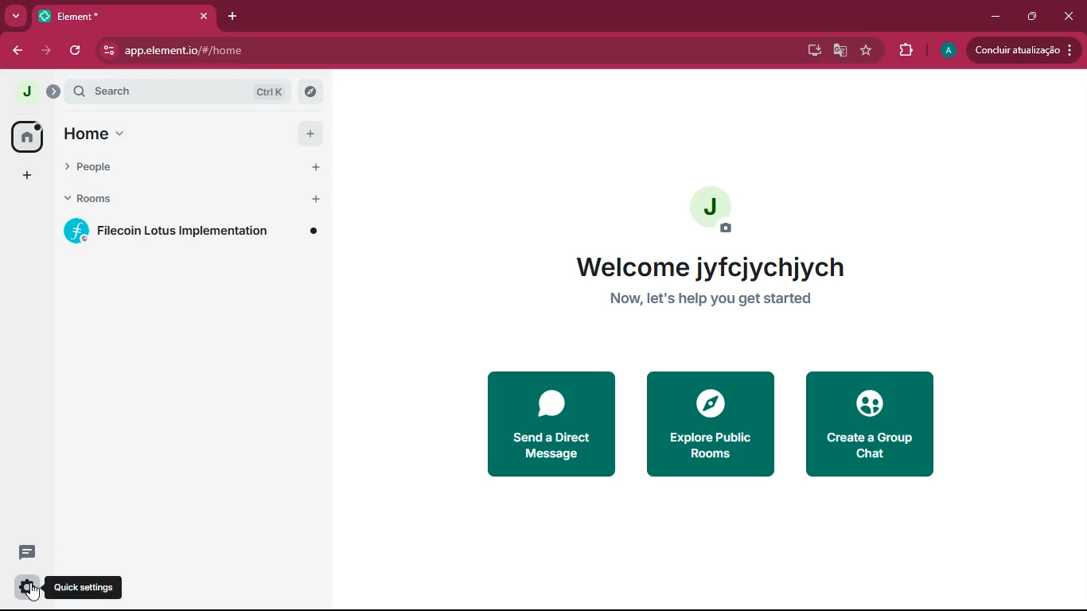 The height and width of the screenshot is (611, 1087). Describe the element at coordinates (28, 588) in the screenshot. I see `quick settings` at that location.